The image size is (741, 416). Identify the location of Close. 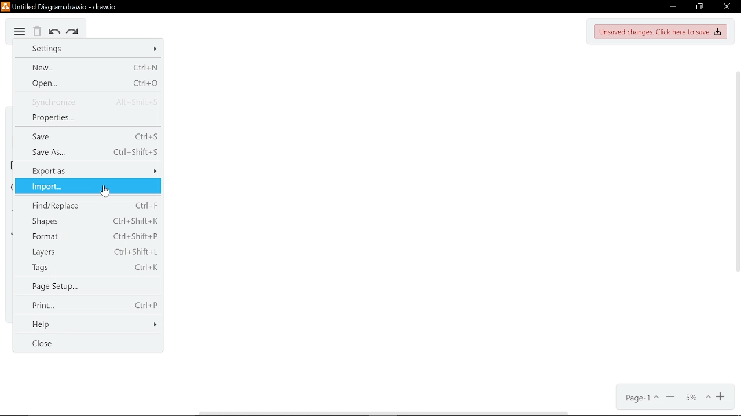
(728, 6).